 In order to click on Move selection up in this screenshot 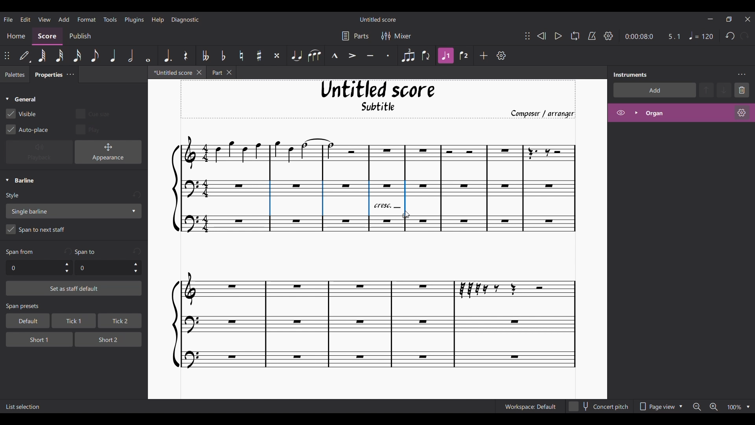, I will do `click(707, 90)`.